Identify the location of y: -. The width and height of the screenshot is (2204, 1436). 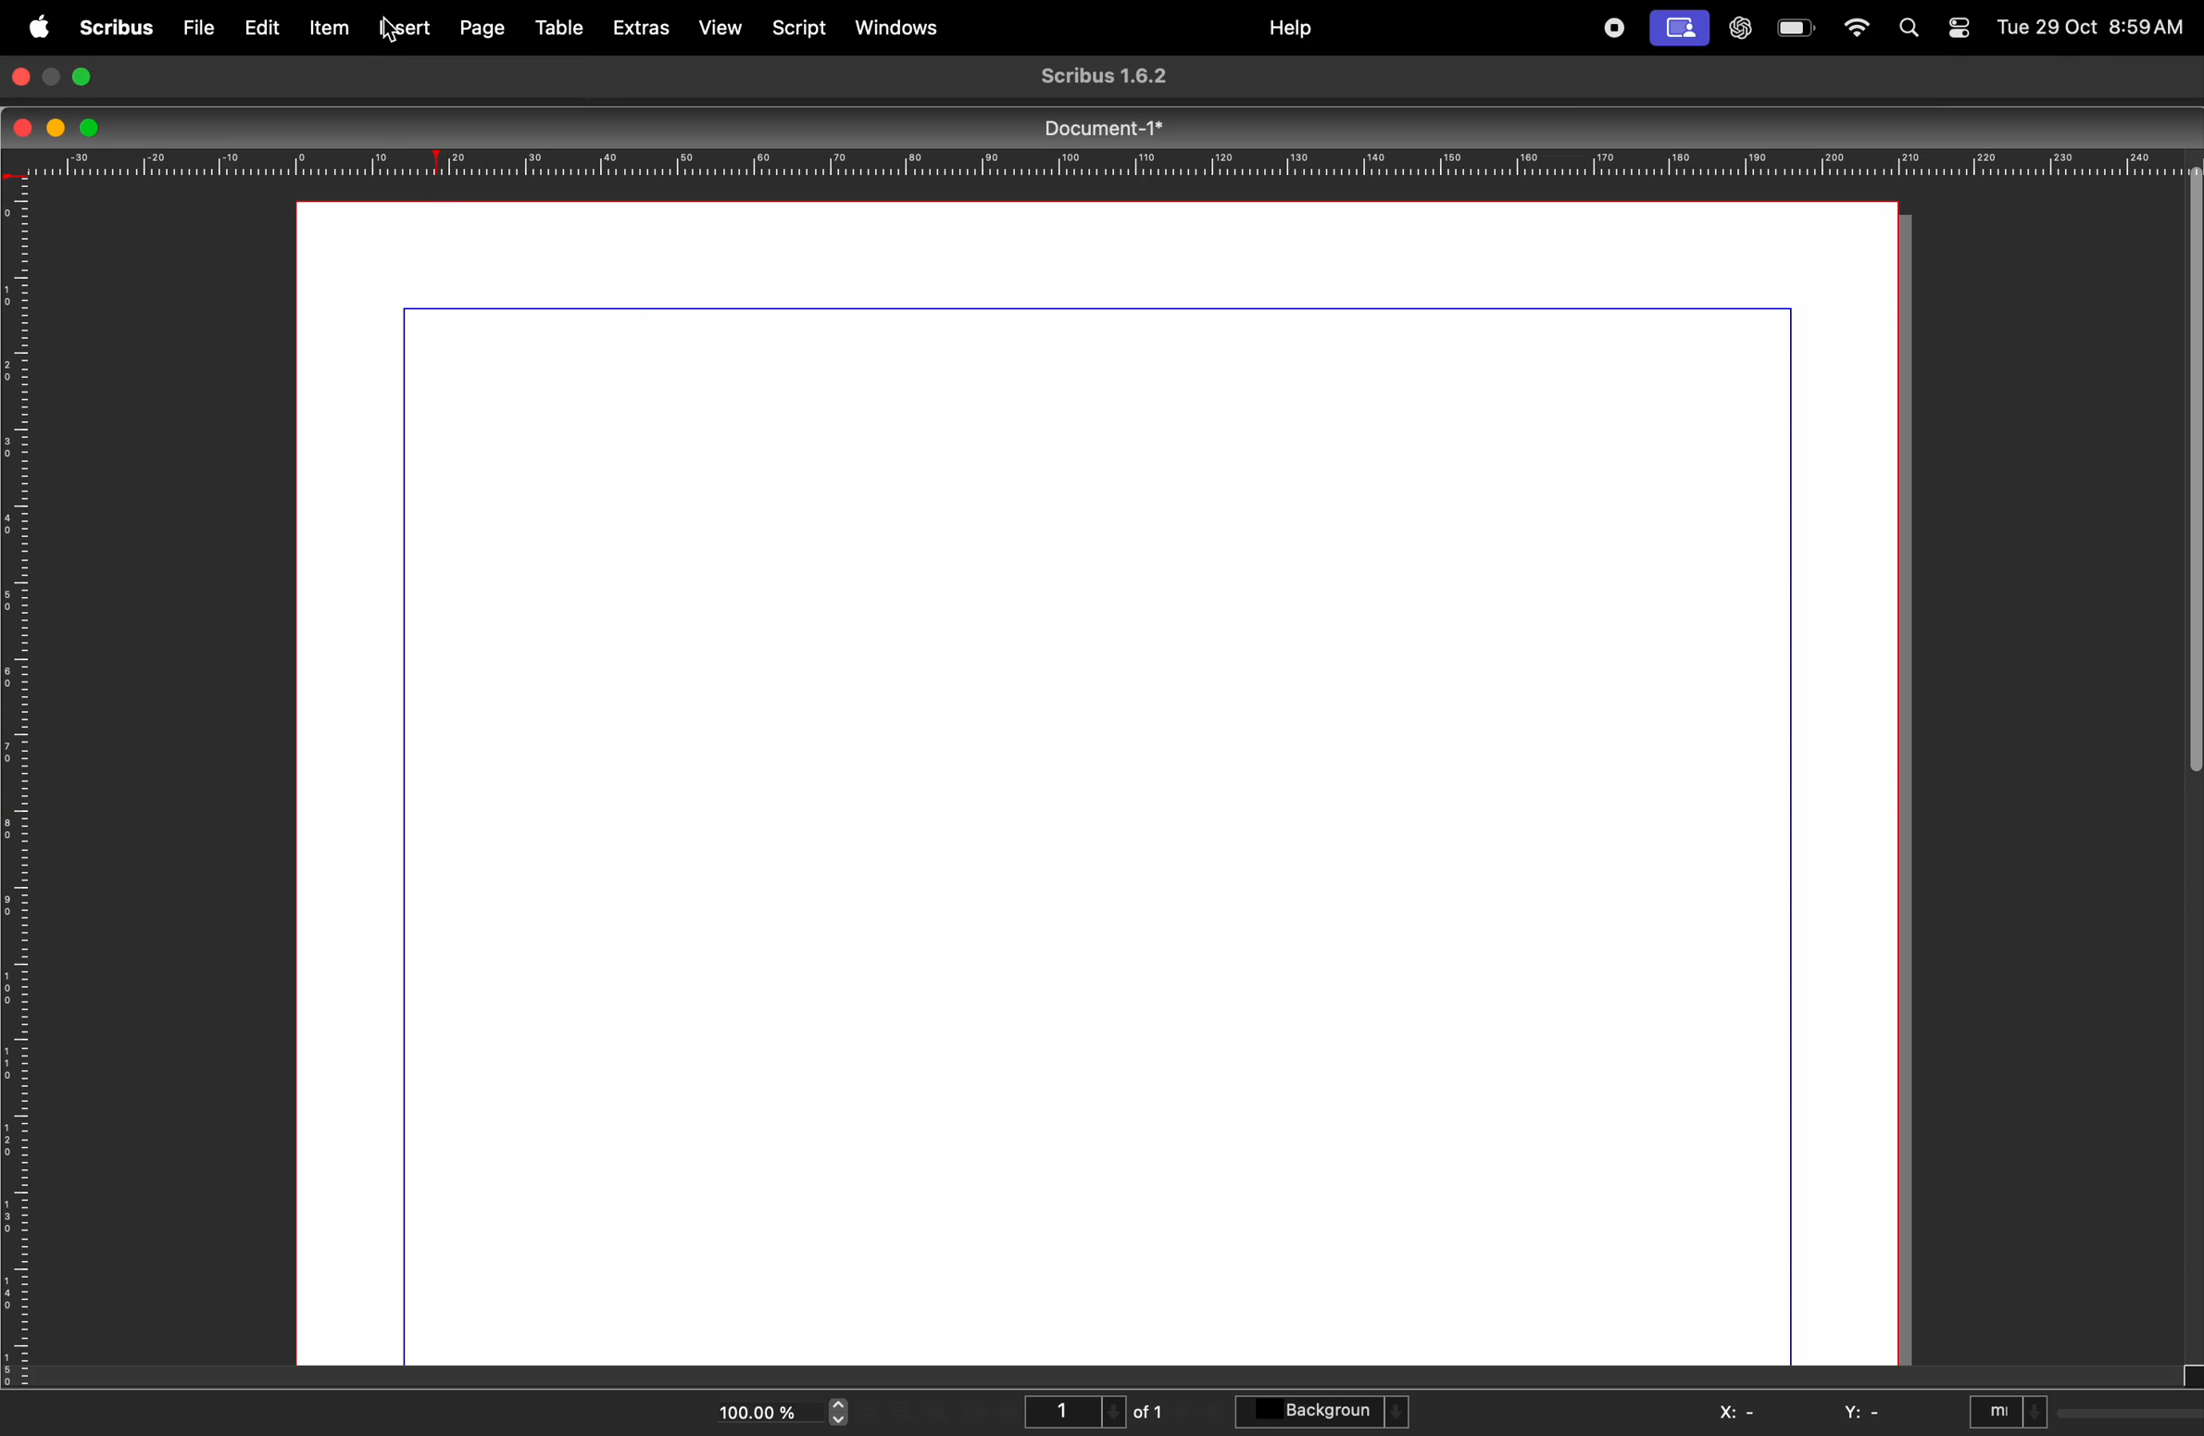
(1864, 1413).